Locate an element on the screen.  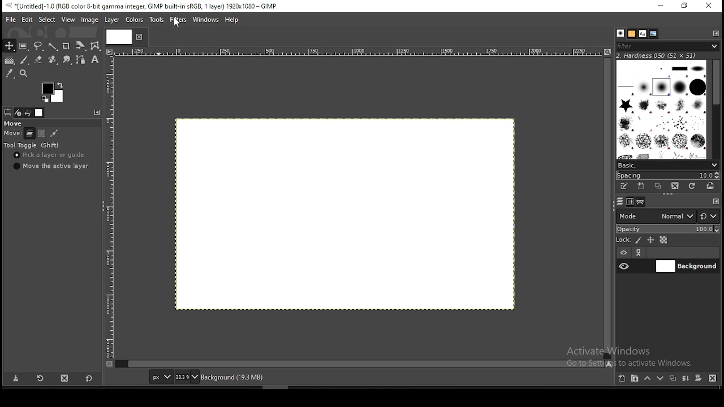
delete layer is located at coordinates (712, 379).